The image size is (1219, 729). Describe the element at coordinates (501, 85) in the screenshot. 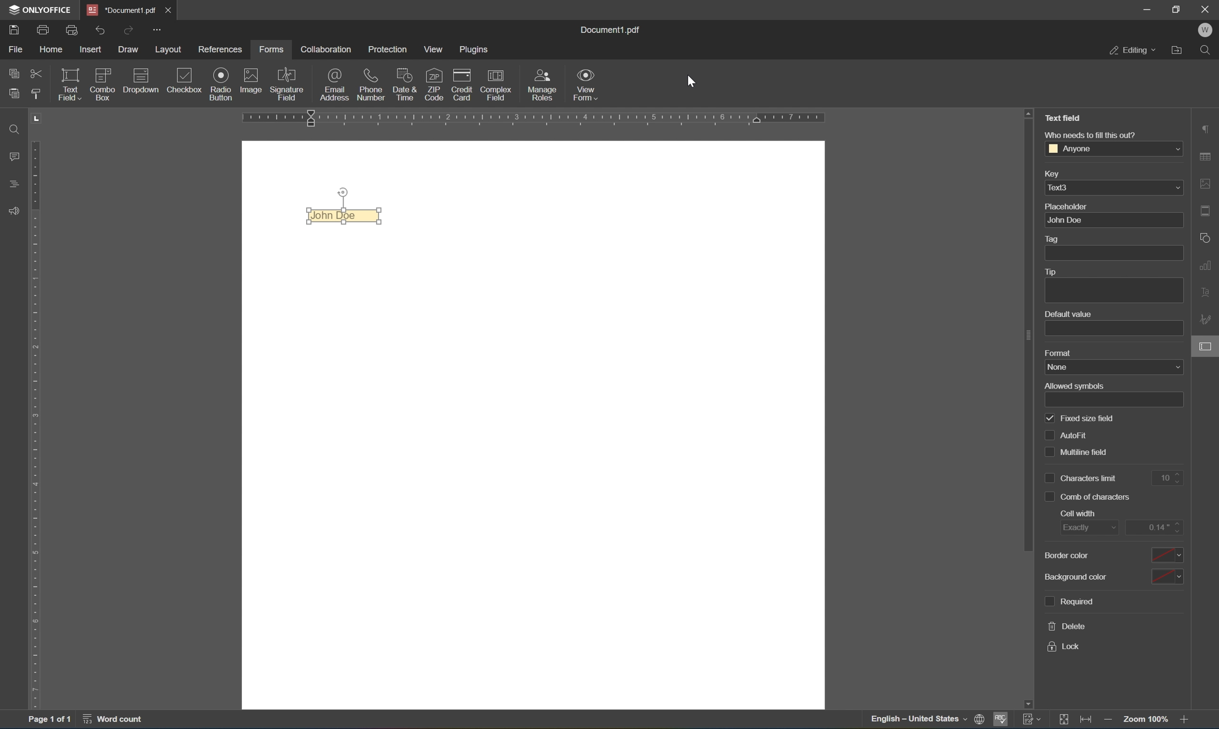

I see `complex field` at that location.